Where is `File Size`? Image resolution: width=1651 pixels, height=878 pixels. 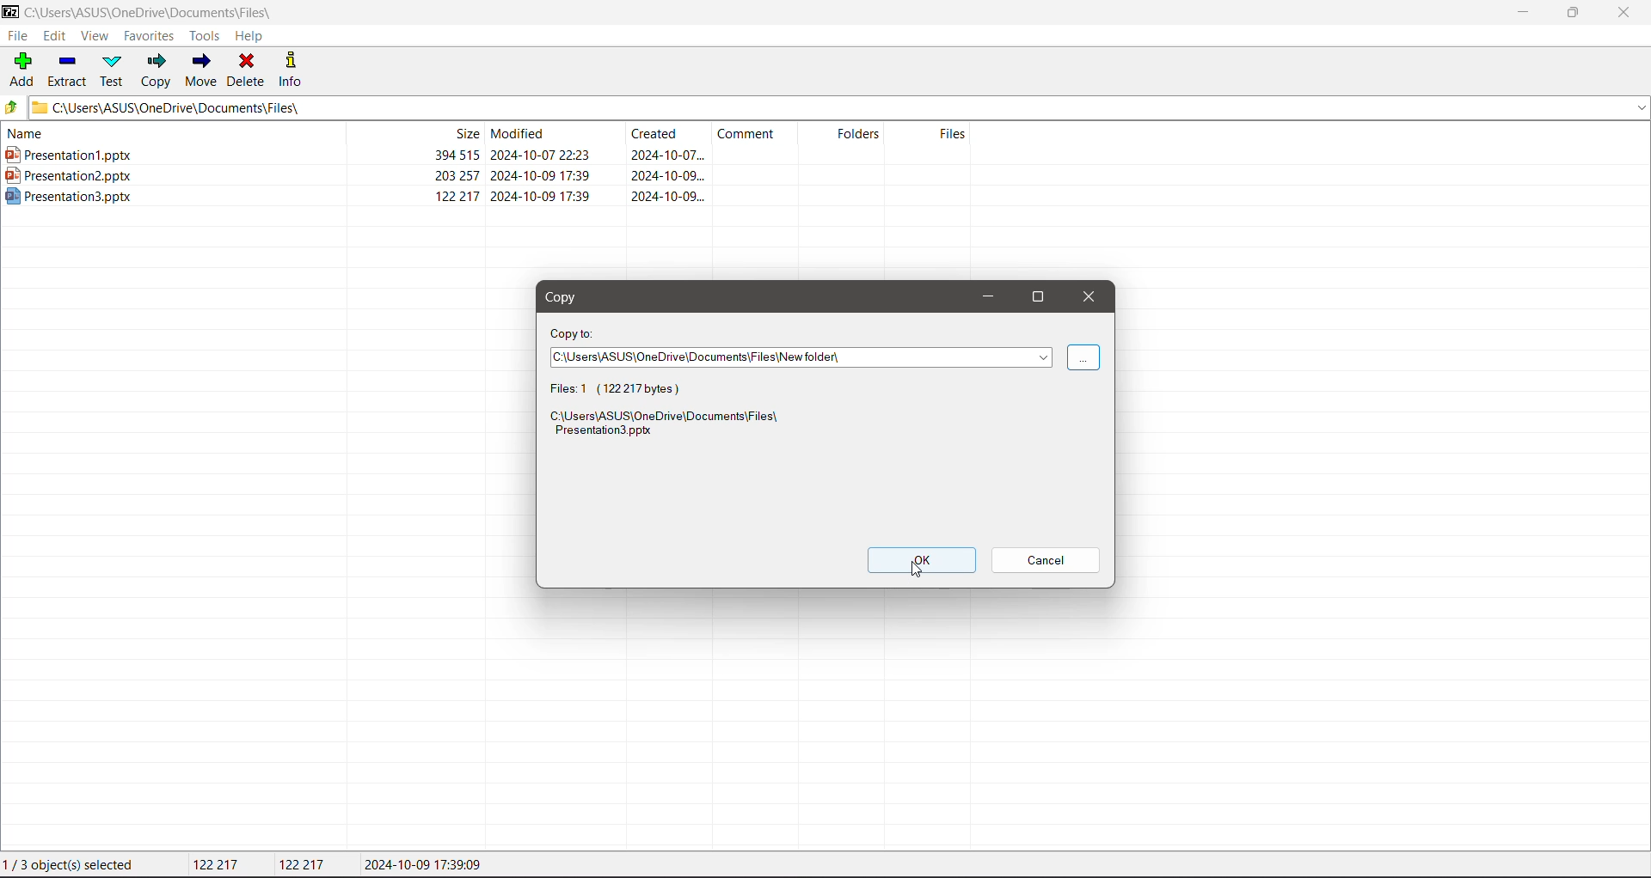 File Size is located at coordinates (413, 133).